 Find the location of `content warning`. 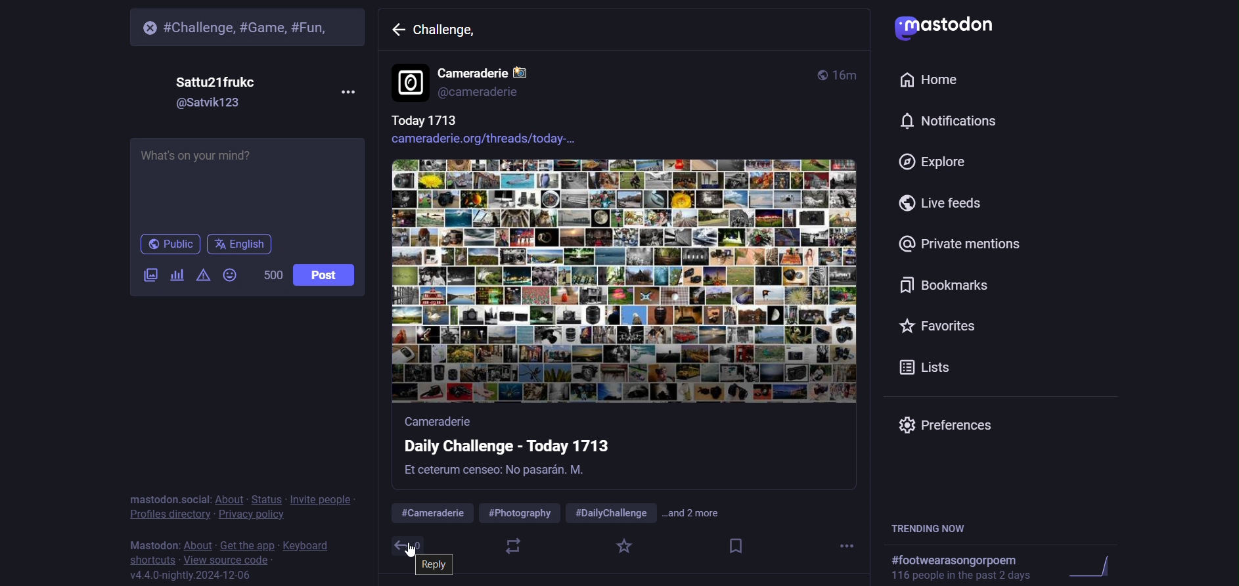

content warning is located at coordinates (200, 278).